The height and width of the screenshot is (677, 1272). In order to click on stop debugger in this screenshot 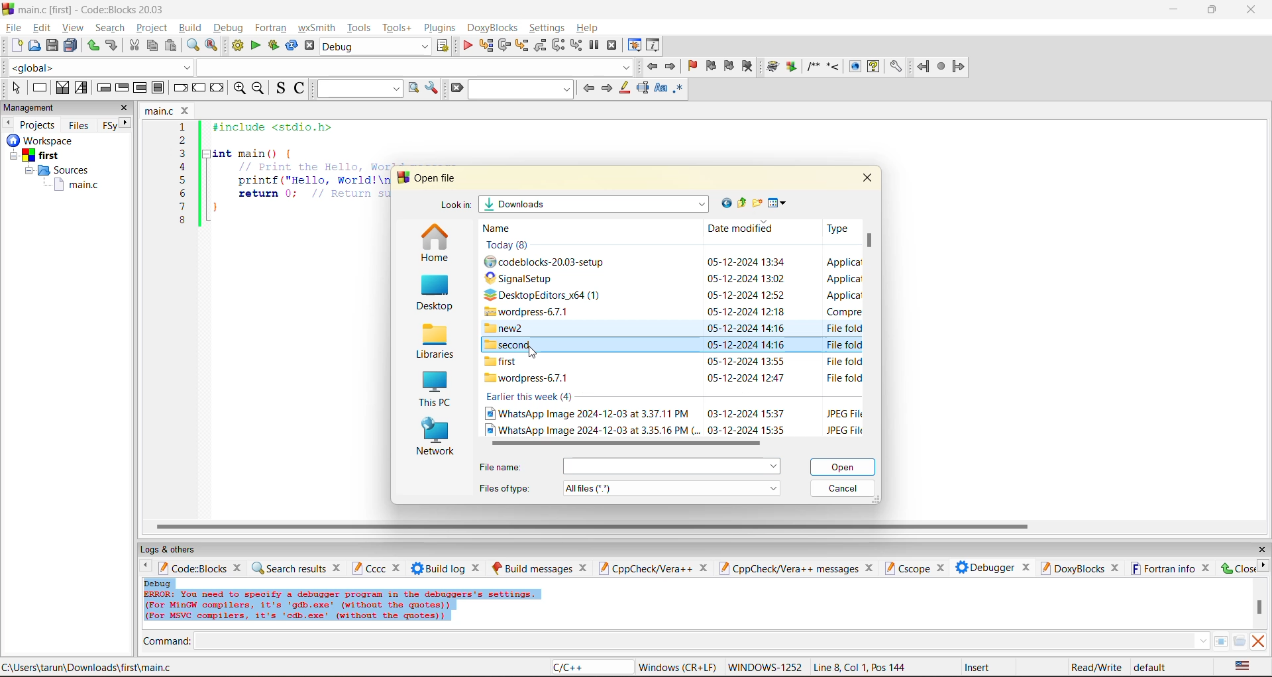, I will do `click(612, 46)`.